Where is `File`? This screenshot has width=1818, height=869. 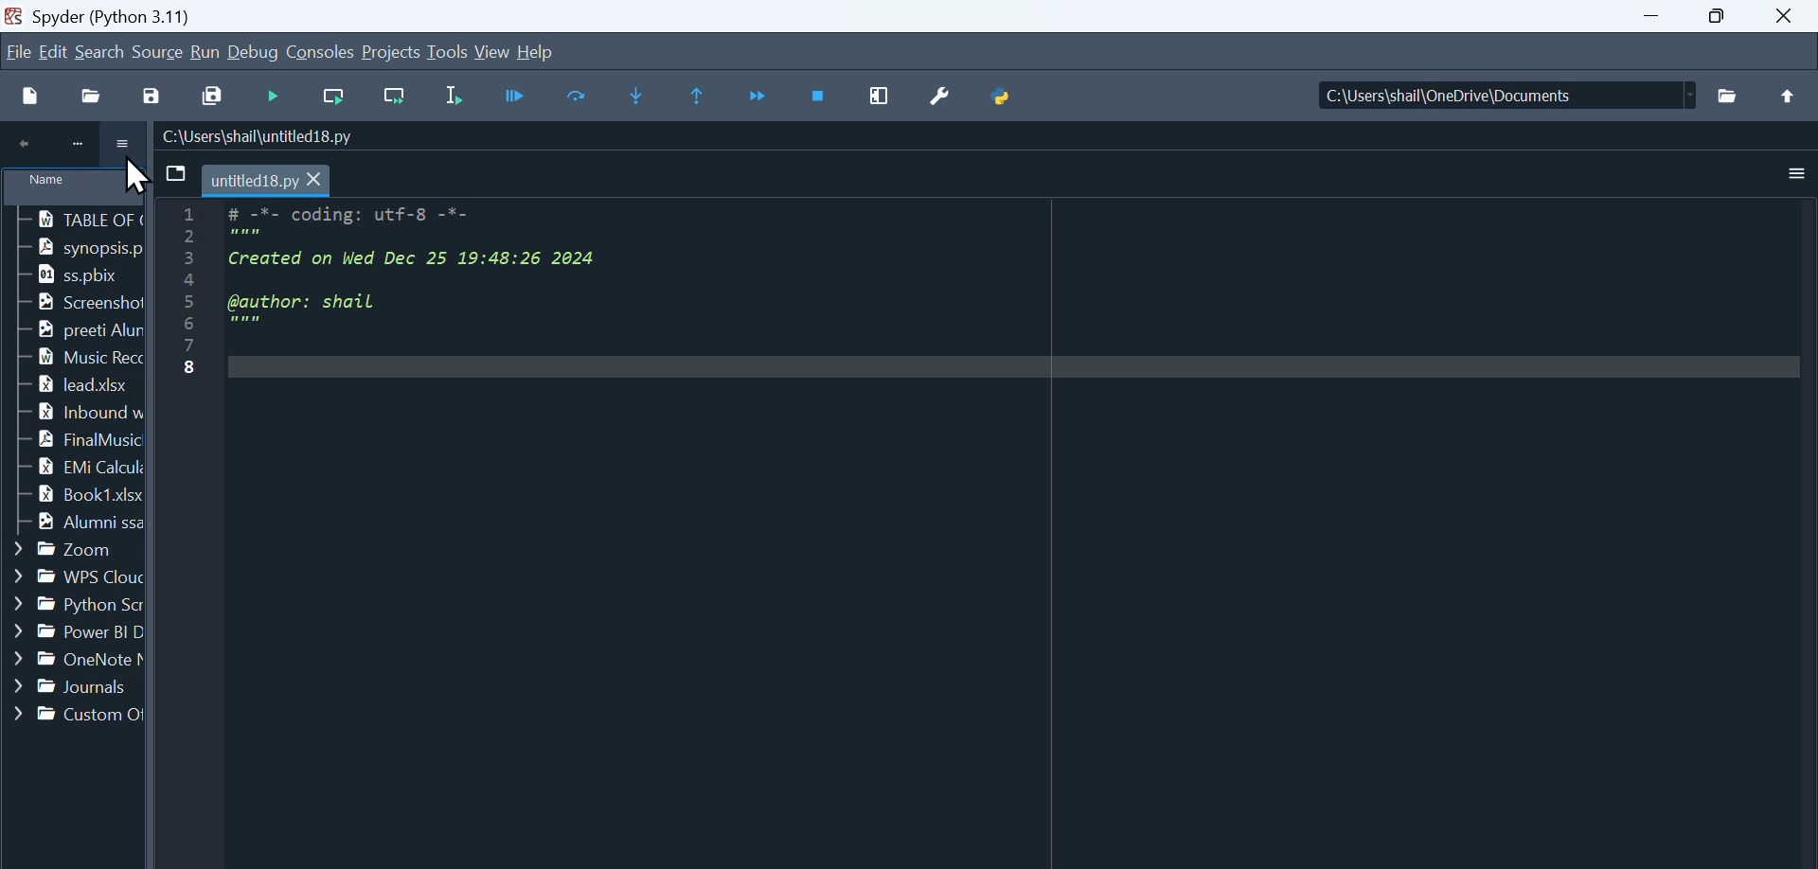 File is located at coordinates (18, 49).